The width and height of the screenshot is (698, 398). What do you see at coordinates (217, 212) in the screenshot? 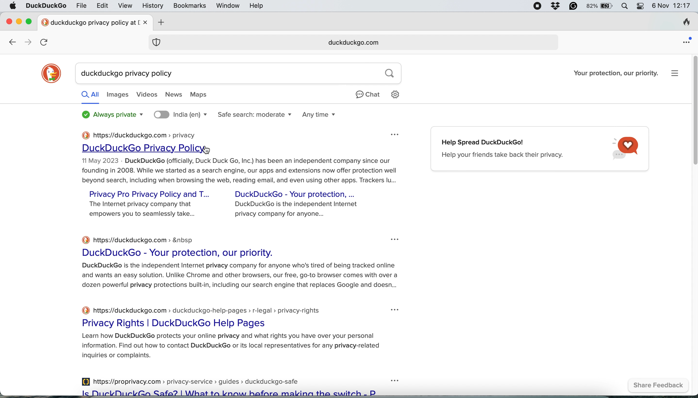
I see `The Internet privacy company that DuckDuckGo is the independent Internet
empowers you to seamlessly take... privacy company for anyone...` at bounding box center [217, 212].